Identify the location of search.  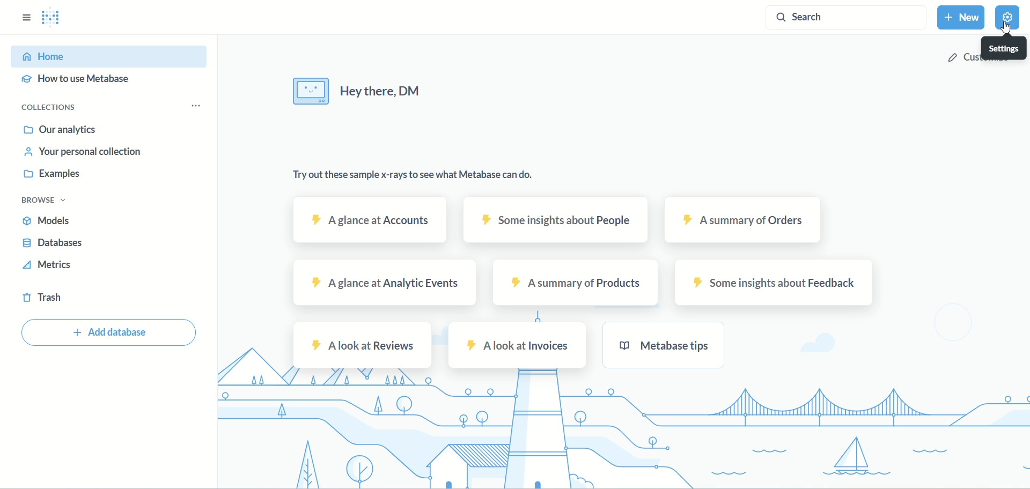
(845, 18).